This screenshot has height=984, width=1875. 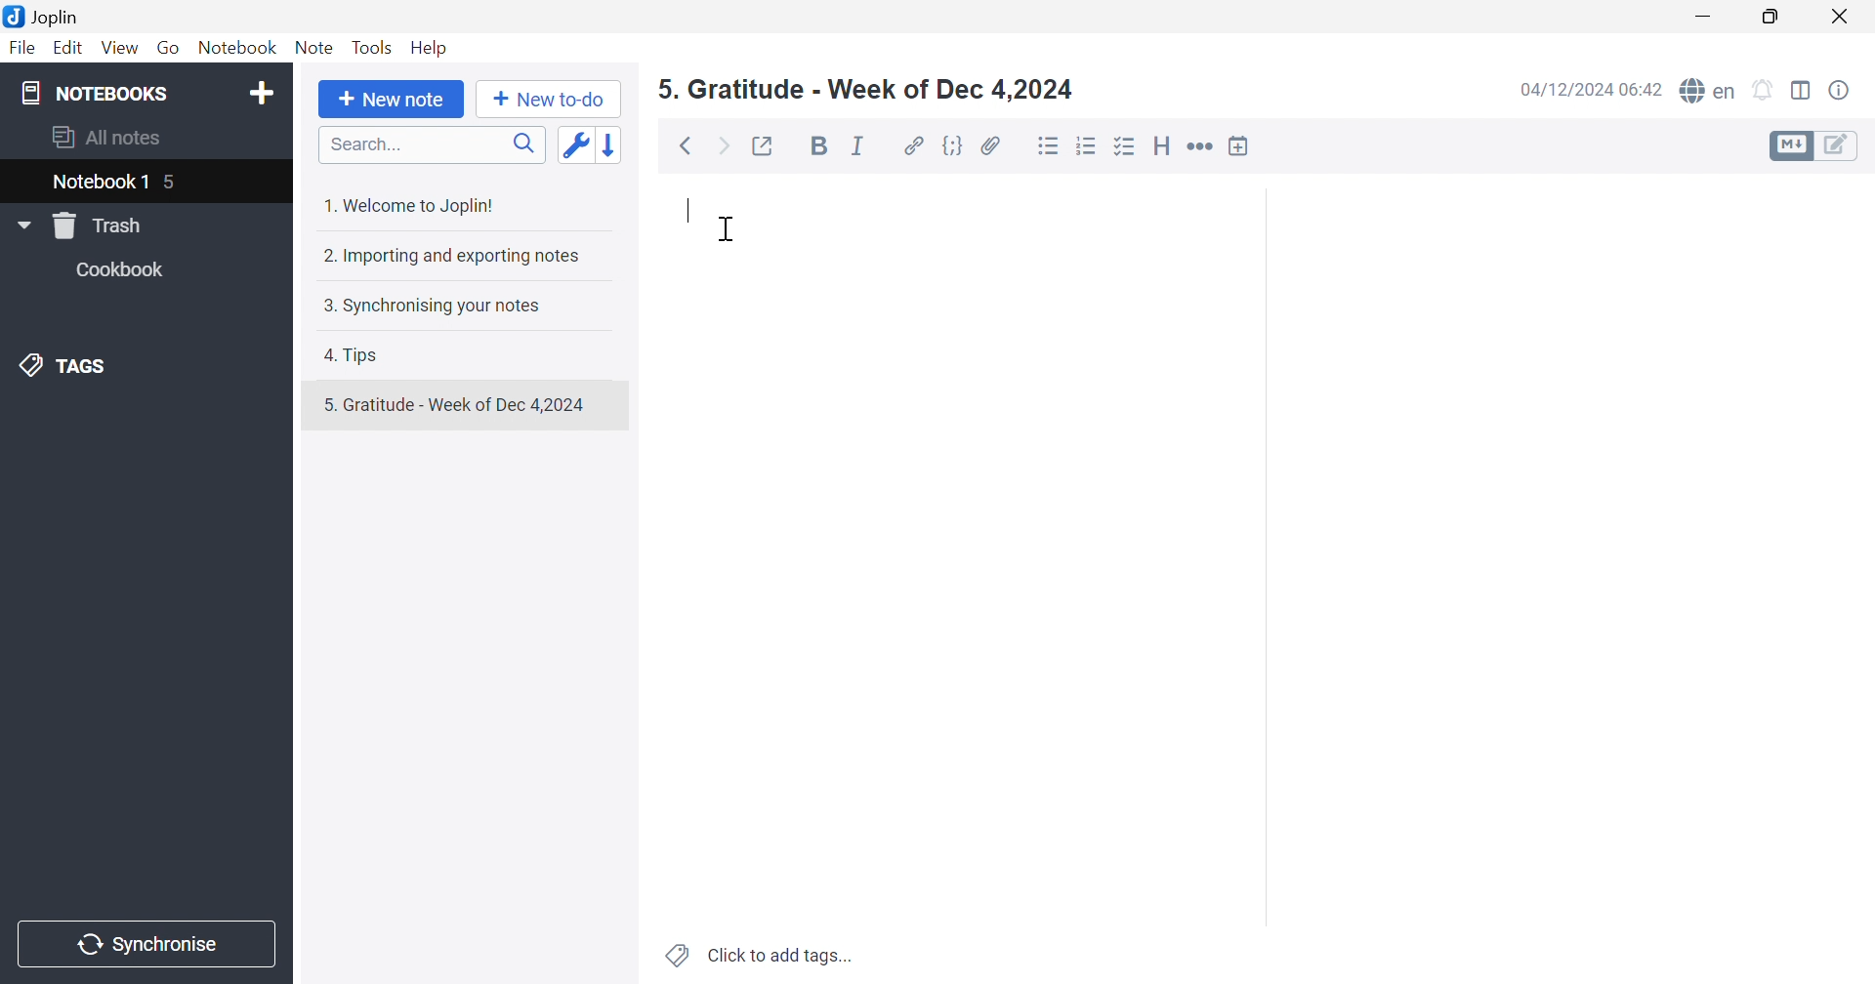 I want to click on Typing cursor, so click(x=688, y=210).